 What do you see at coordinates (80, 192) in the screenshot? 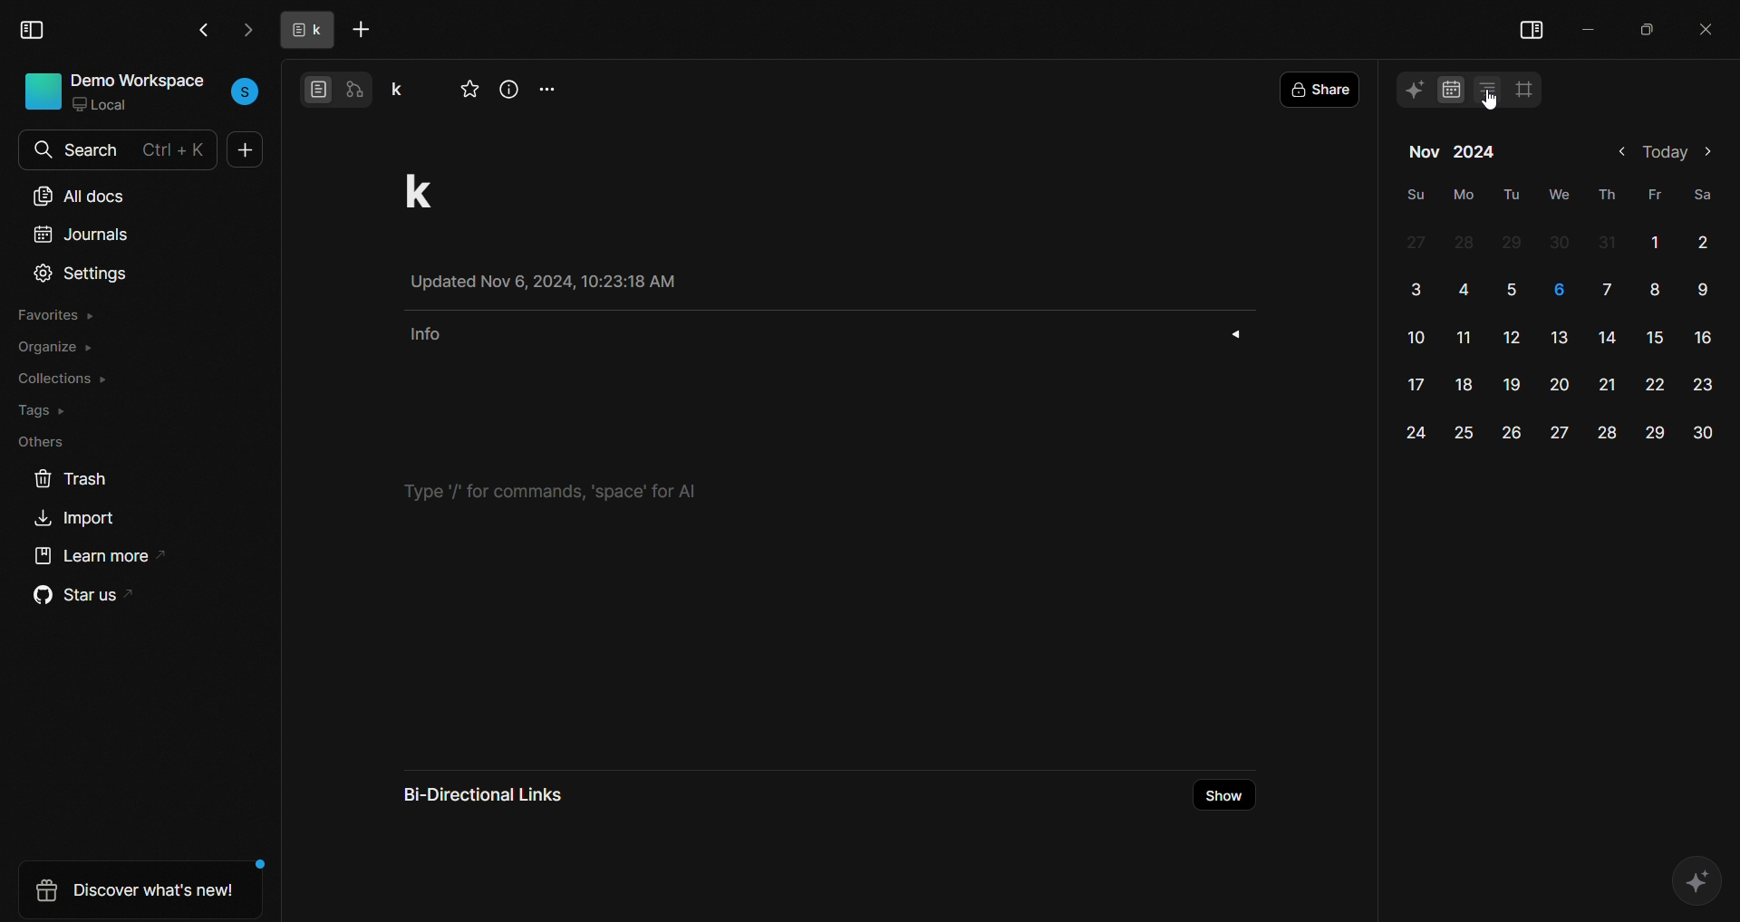
I see `all docs` at bounding box center [80, 192].